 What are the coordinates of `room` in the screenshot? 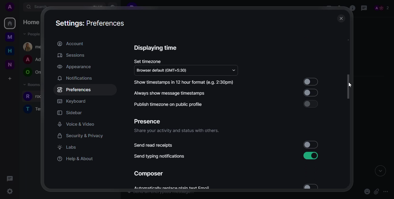 It's located at (37, 97).